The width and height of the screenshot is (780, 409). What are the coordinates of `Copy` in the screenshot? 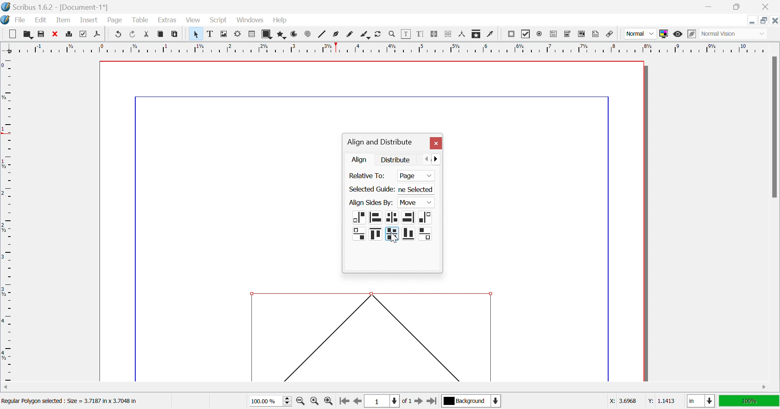 It's located at (160, 34).